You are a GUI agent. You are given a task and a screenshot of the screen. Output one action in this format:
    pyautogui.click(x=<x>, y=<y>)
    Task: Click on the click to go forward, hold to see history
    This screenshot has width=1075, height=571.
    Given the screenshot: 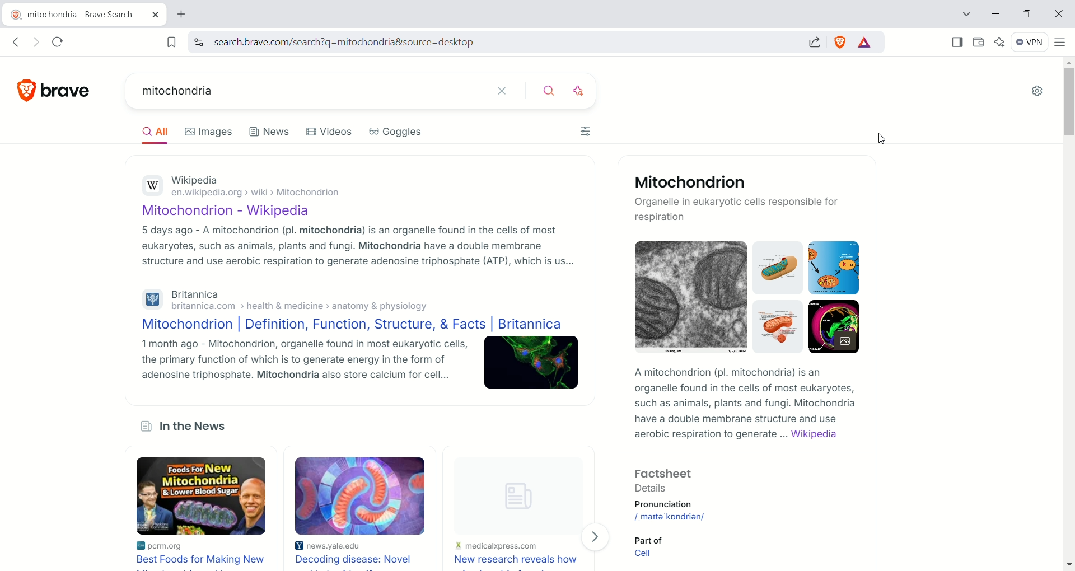 What is the action you would take?
    pyautogui.click(x=35, y=41)
    